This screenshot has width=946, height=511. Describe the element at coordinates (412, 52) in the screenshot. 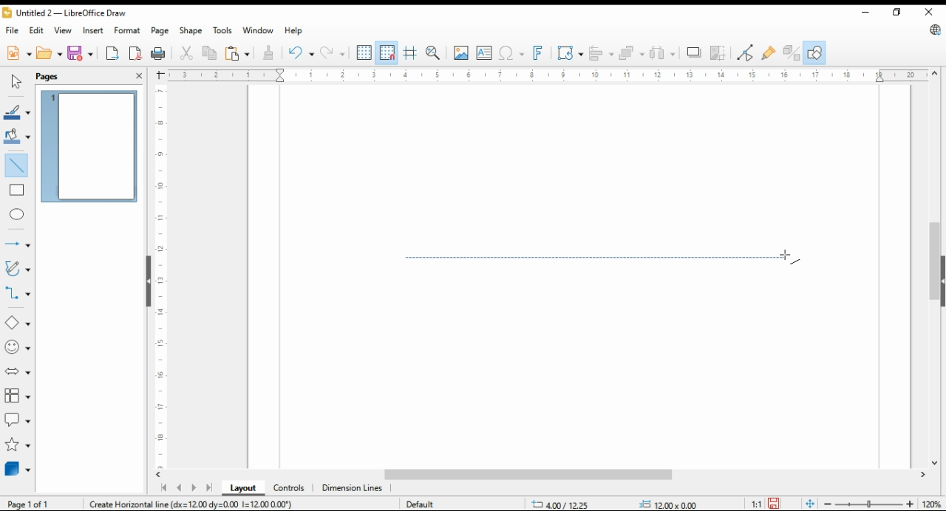

I see `helplines while moving` at that location.